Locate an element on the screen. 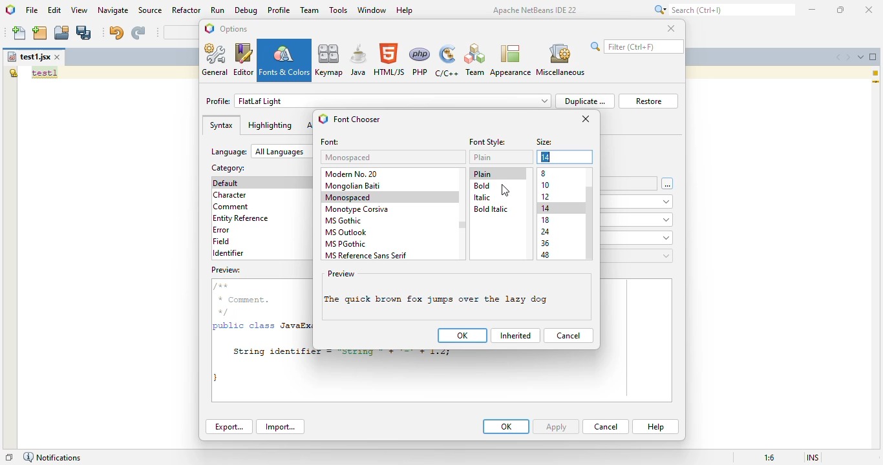  Team is located at coordinates (474, 60).